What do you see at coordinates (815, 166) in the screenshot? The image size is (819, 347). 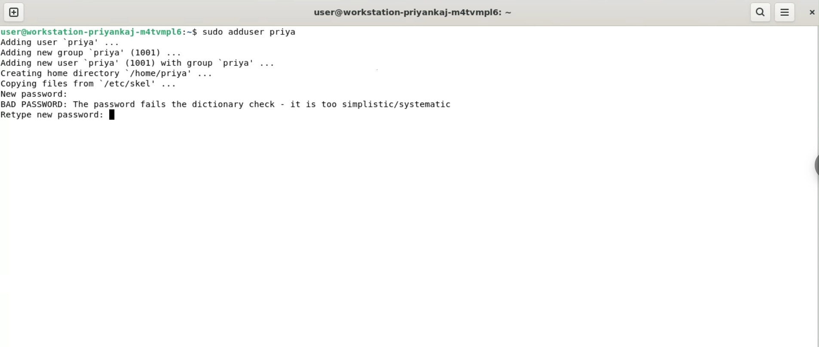 I see `sidebar` at bounding box center [815, 166].